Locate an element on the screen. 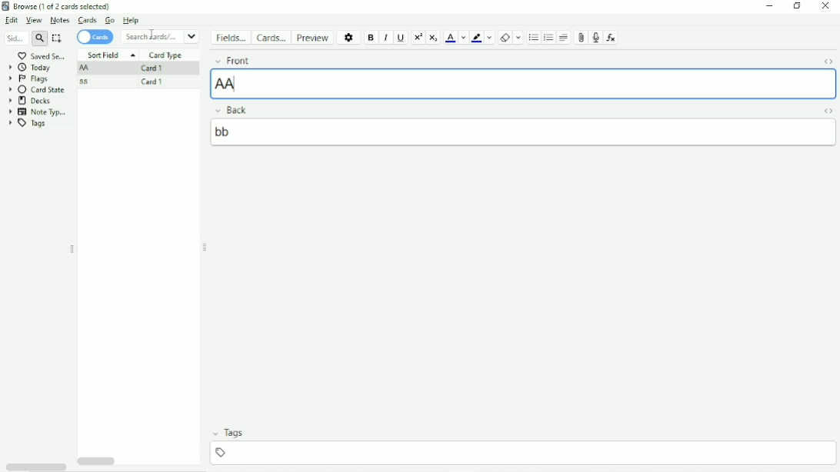 The image size is (840, 472). Back is located at coordinates (506, 110).